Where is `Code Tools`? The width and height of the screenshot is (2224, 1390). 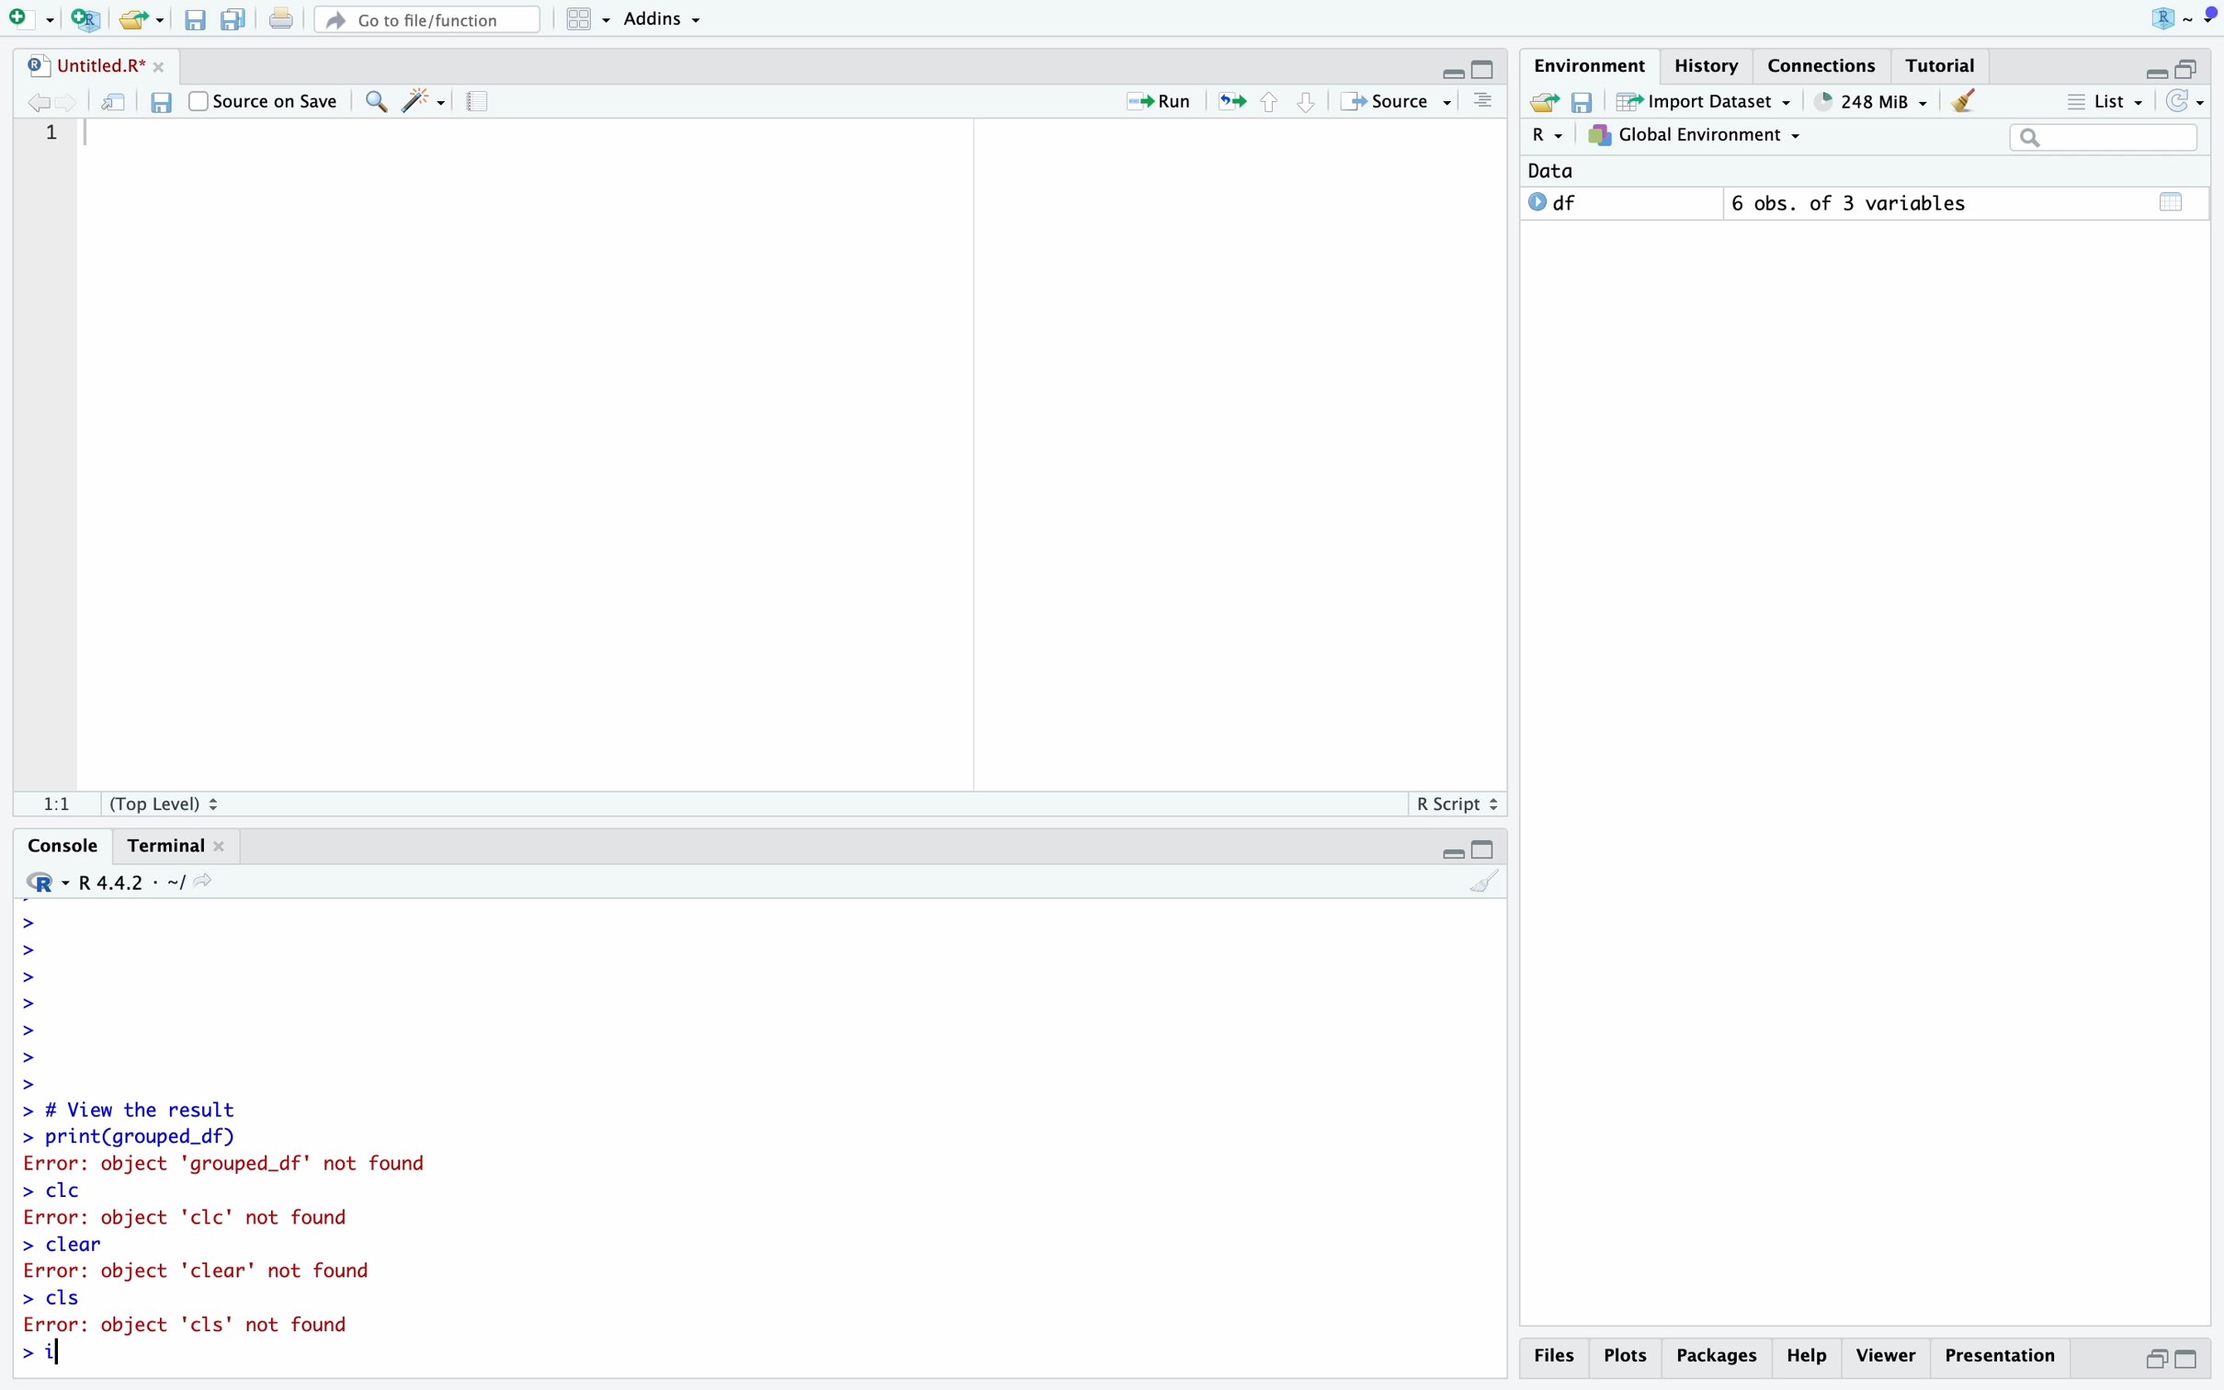 Code Tools is located at coordinates (425, 100).